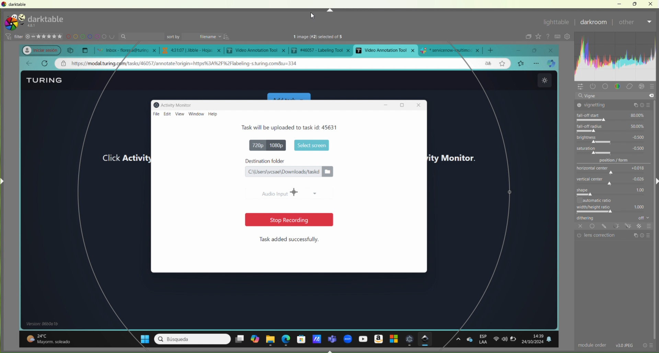 Image resolution: width=659 pixels, height=353 pixels. Describe the element at coordinates (615, 106) in the screenshot. I see `vignetting` at that location.